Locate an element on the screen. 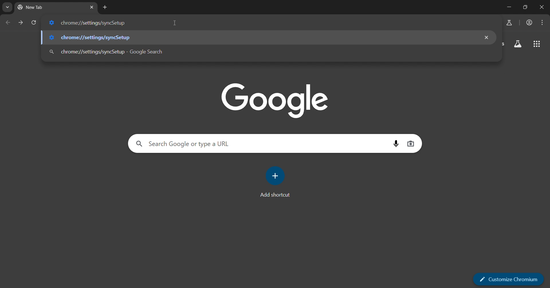  Customize chrome is located at coordinates (507, 279).